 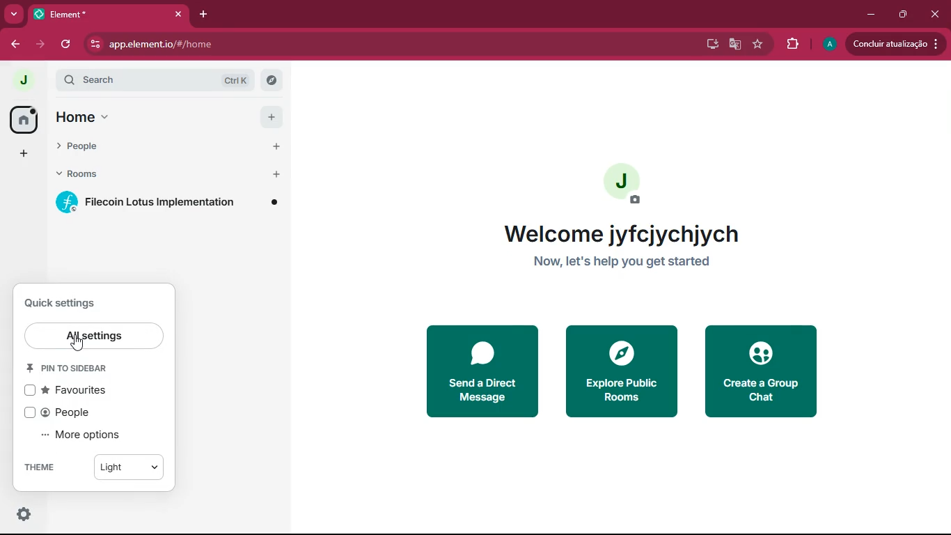 I want to click on welcome jyfcjychjych, so click(x=621, y=234).